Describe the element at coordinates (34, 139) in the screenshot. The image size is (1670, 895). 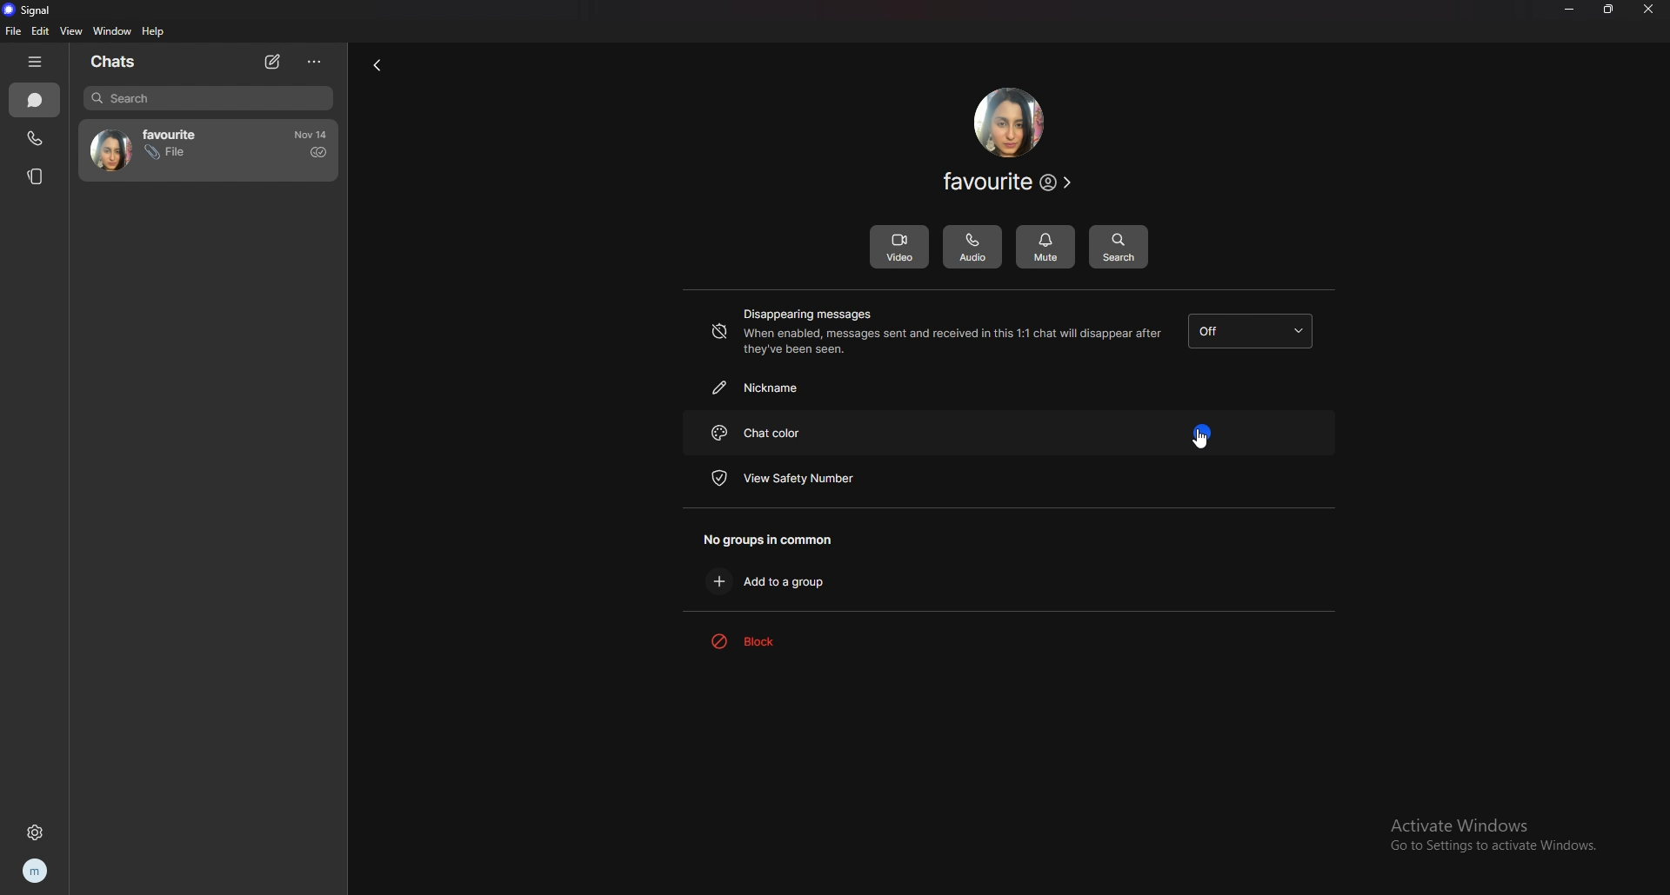
I see `calls` at that location.